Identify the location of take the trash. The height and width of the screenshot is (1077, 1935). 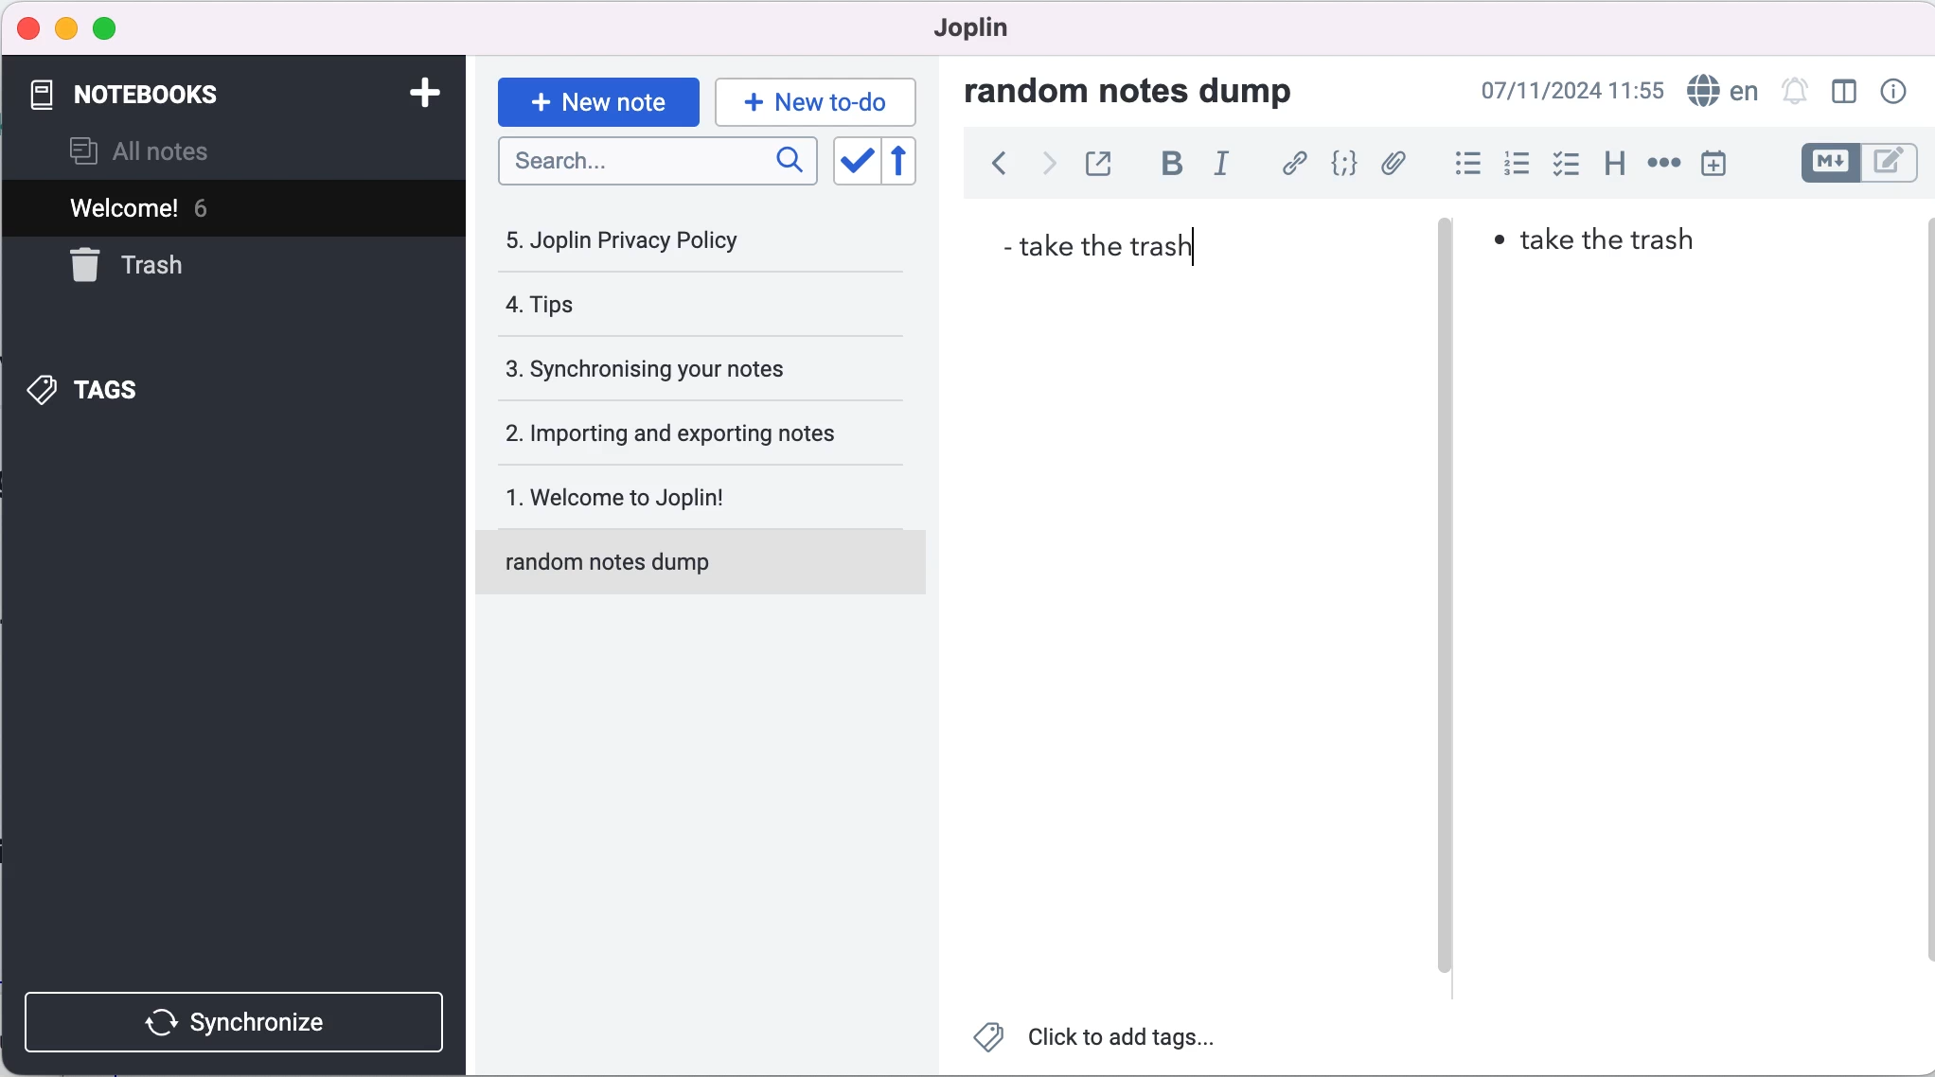
(1623, 246).